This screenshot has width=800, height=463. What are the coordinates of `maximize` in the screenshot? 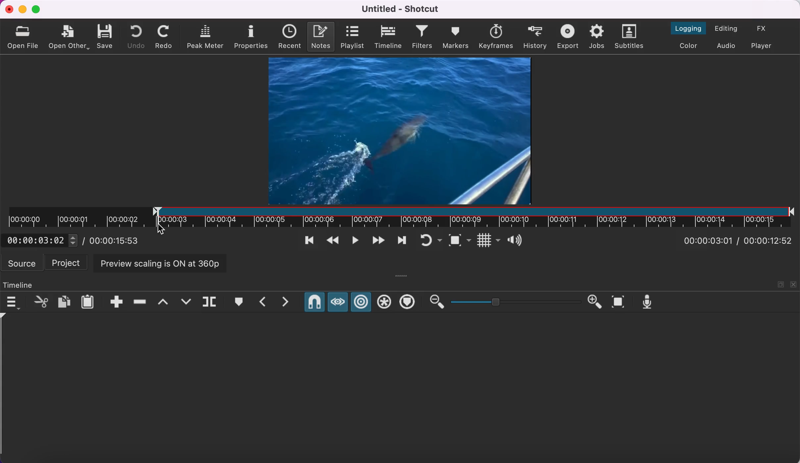 It's located at (38, 10).